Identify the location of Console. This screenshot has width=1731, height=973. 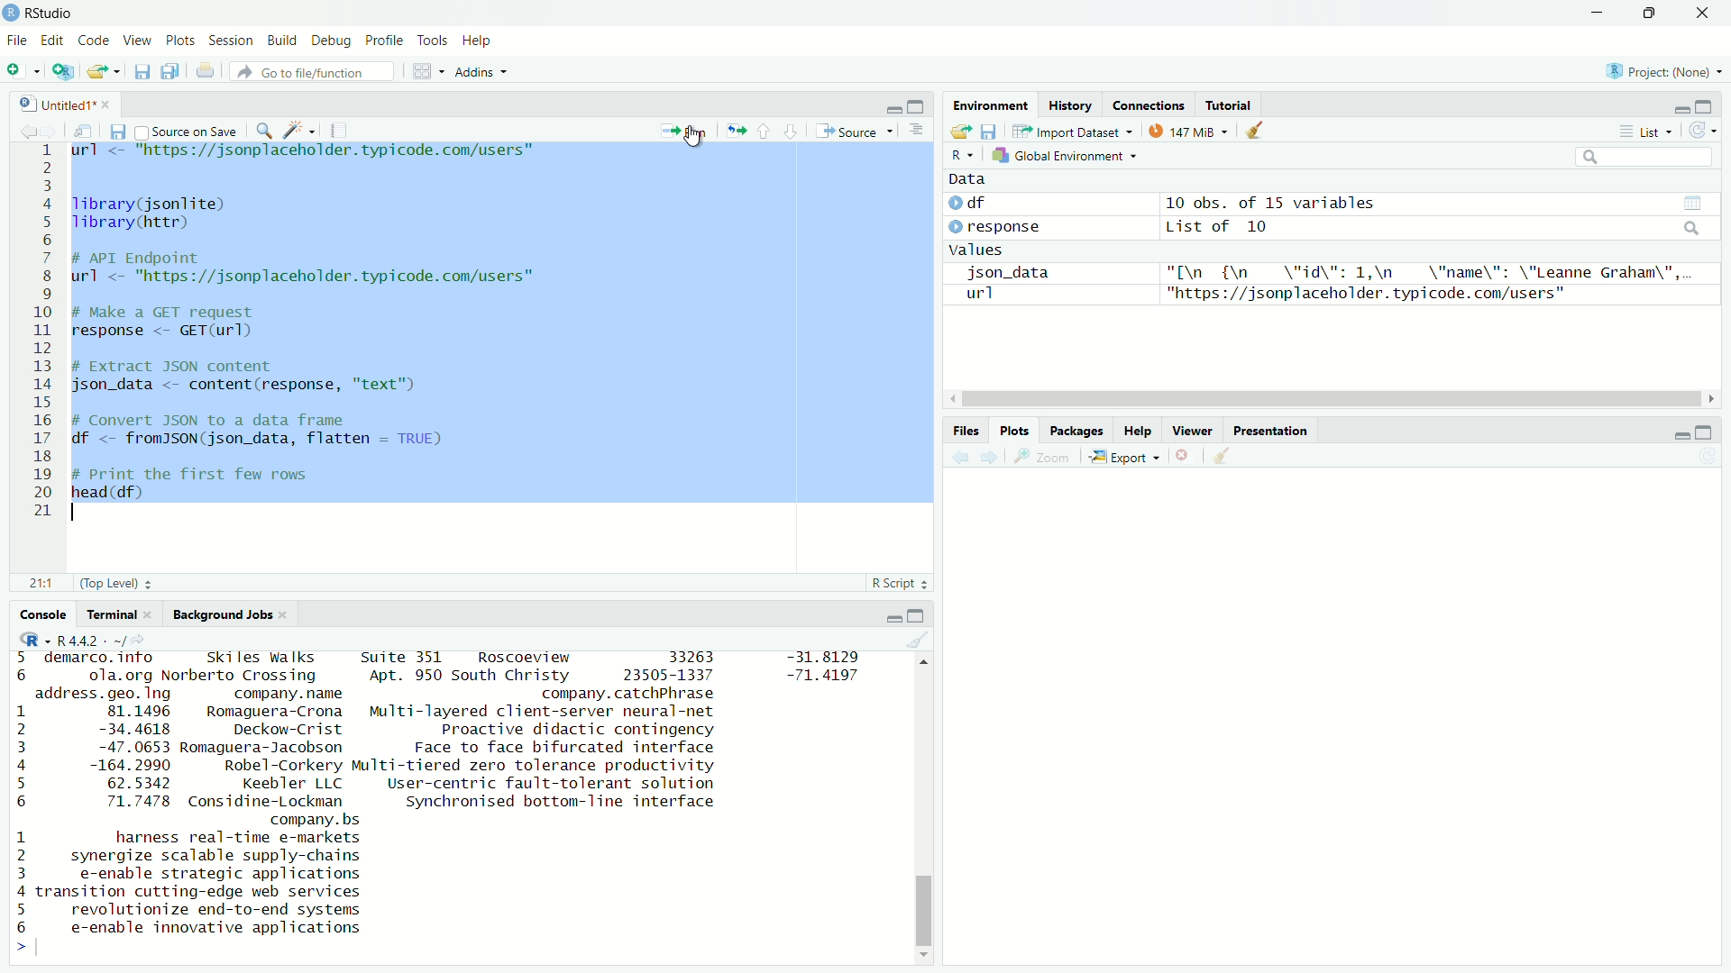
(45, 617).